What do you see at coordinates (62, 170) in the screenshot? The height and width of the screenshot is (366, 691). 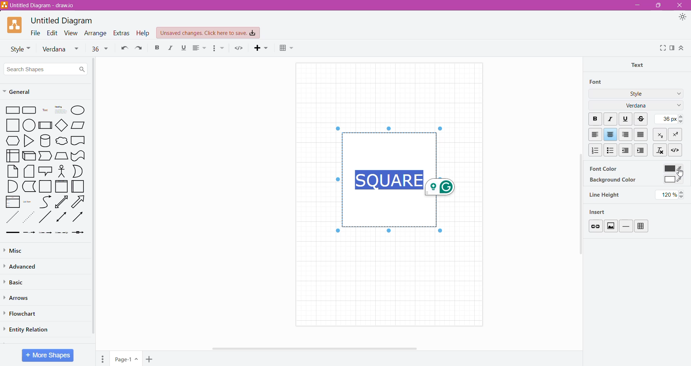 I see `Stick Figure ` at bounding box center [62, 170].